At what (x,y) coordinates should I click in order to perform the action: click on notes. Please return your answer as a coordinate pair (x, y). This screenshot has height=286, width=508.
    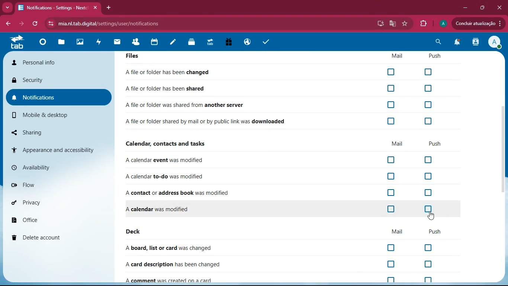
    Looking at the image, I should click on (175, 43).